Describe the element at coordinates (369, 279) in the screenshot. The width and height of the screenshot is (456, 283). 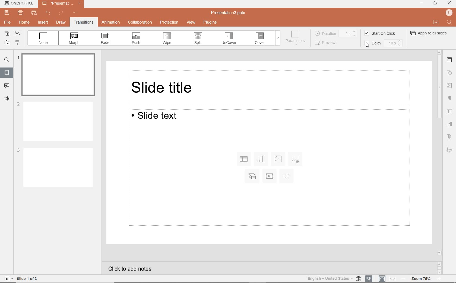
I see `spell checking` at that location.